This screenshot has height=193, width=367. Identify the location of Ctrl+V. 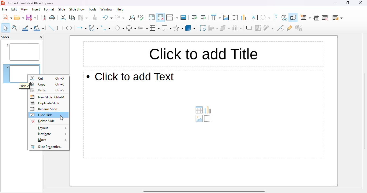
(60, 90).